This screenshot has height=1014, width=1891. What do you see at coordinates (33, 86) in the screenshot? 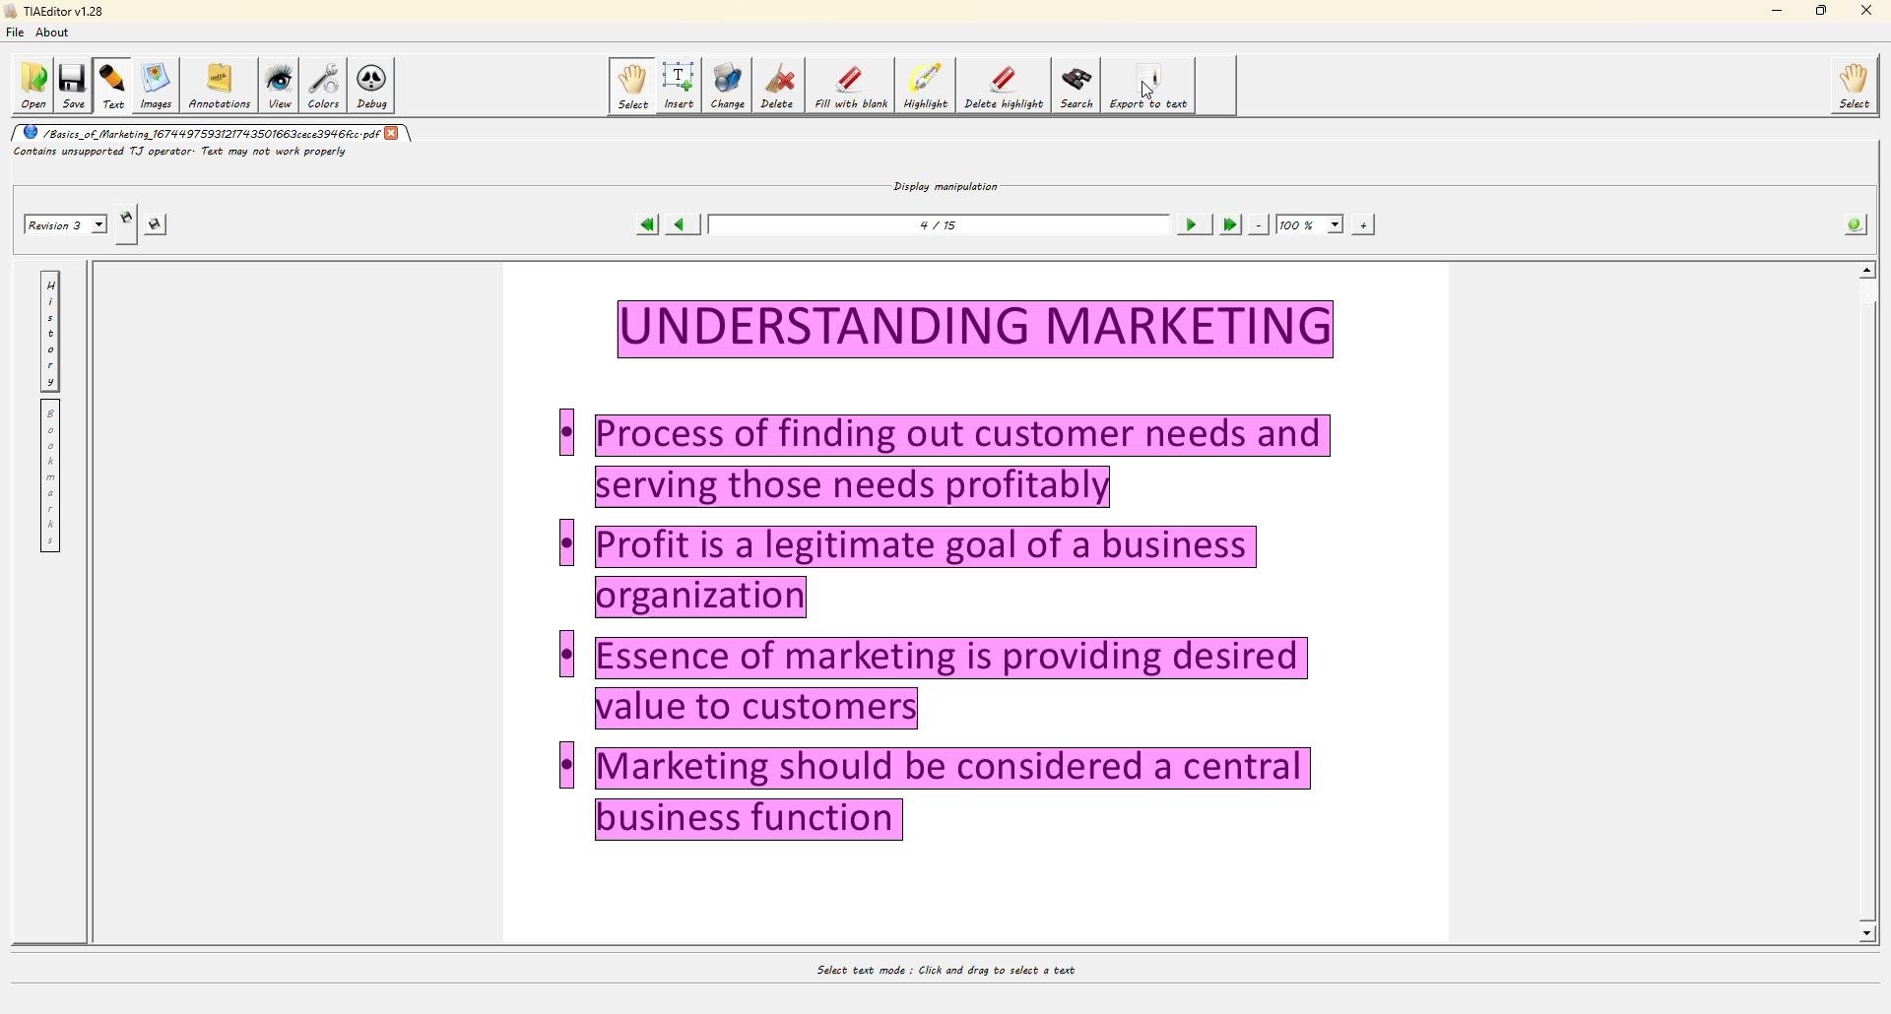
I see `open` at bounding box center [33, 86].